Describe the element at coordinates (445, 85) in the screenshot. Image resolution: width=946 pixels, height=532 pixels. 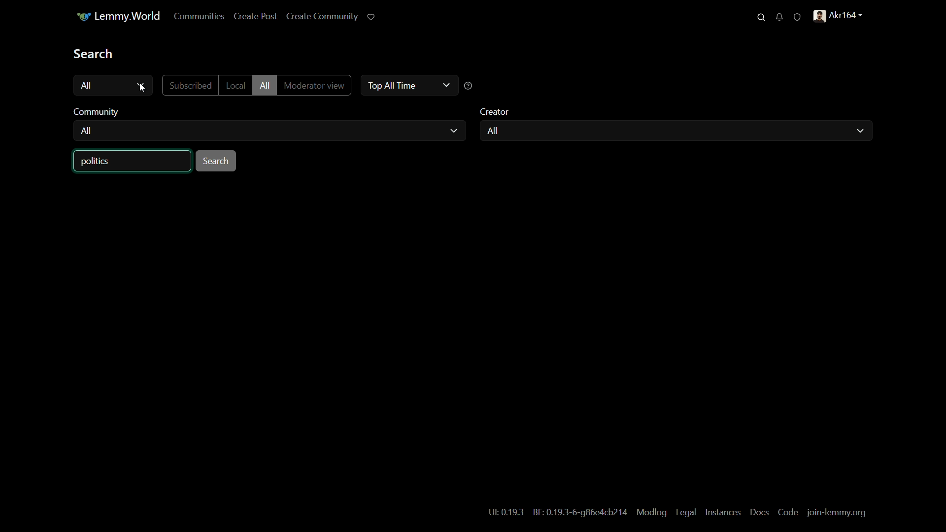
I see `dropdown` at that location.